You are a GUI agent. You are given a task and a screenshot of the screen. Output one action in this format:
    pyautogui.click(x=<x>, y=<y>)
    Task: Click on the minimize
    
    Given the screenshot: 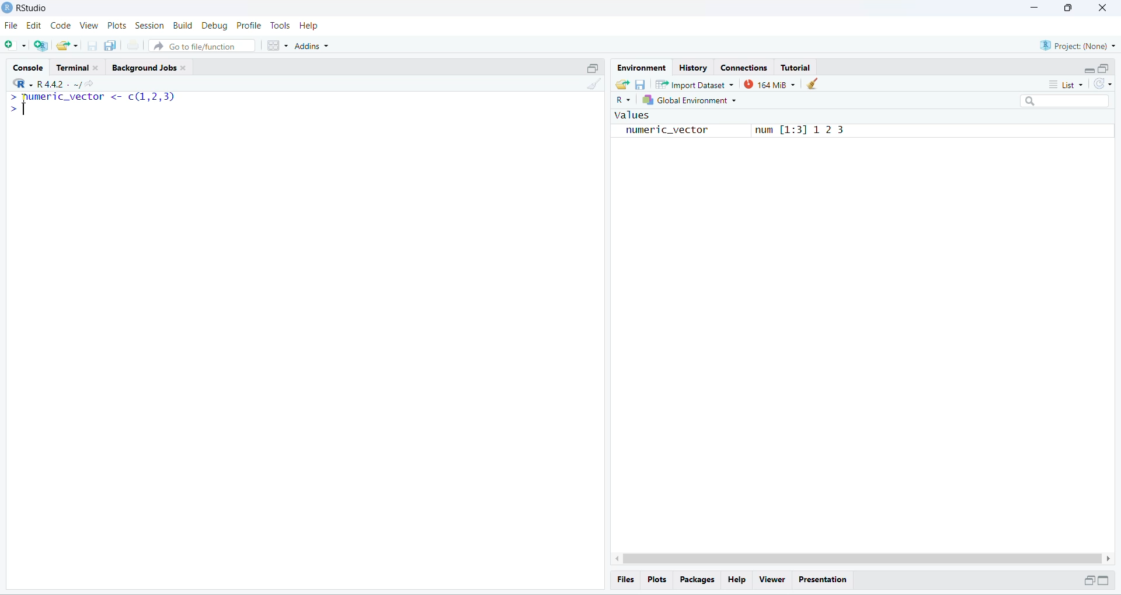 What is the action you would take?
    pyautogui.click(x=1087, y=580)
    